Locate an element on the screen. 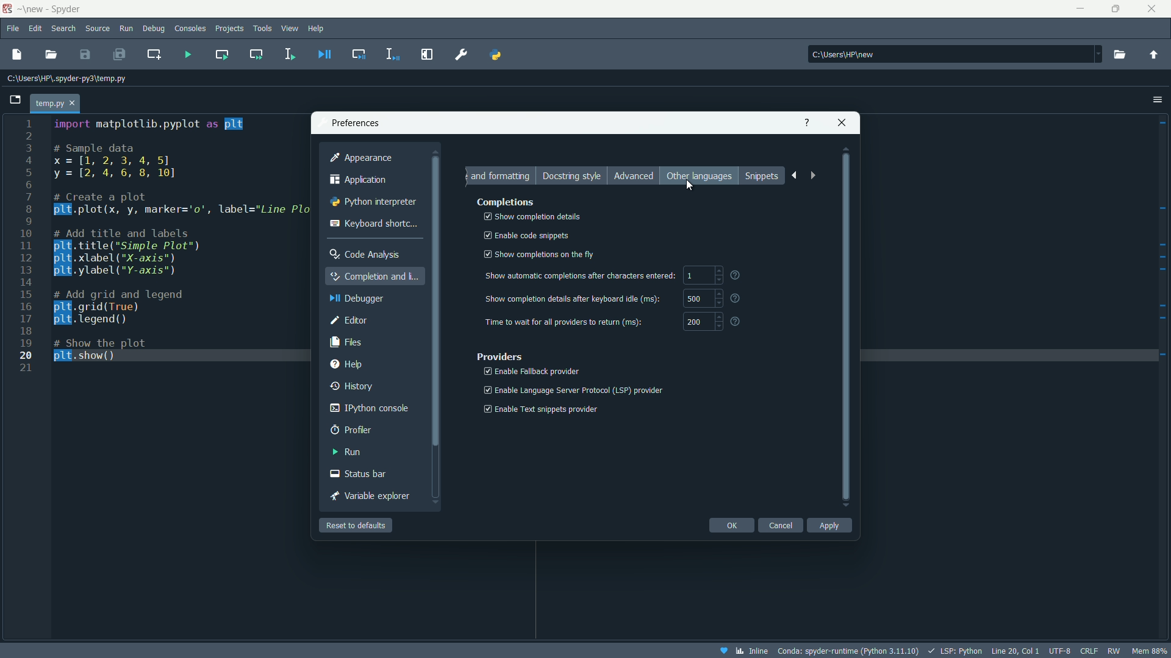  maximize current pane is located at coordinates (428, 54).